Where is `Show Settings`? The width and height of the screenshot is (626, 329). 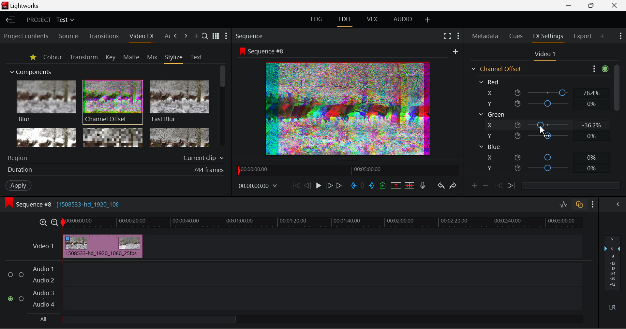 Show Settings is located at coordinates (592, 205).